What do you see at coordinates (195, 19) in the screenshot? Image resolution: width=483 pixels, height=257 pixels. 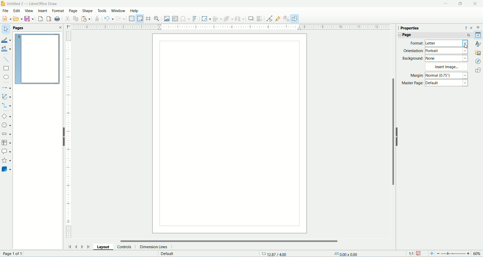 I see `fontwork text` at bounding box center [195, 19].